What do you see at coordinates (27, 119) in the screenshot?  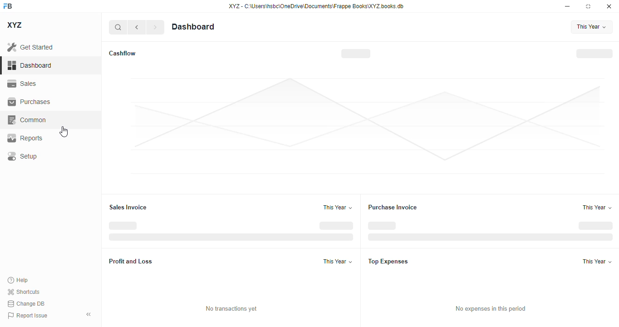 I see `common` at bounding box center [27, 119].